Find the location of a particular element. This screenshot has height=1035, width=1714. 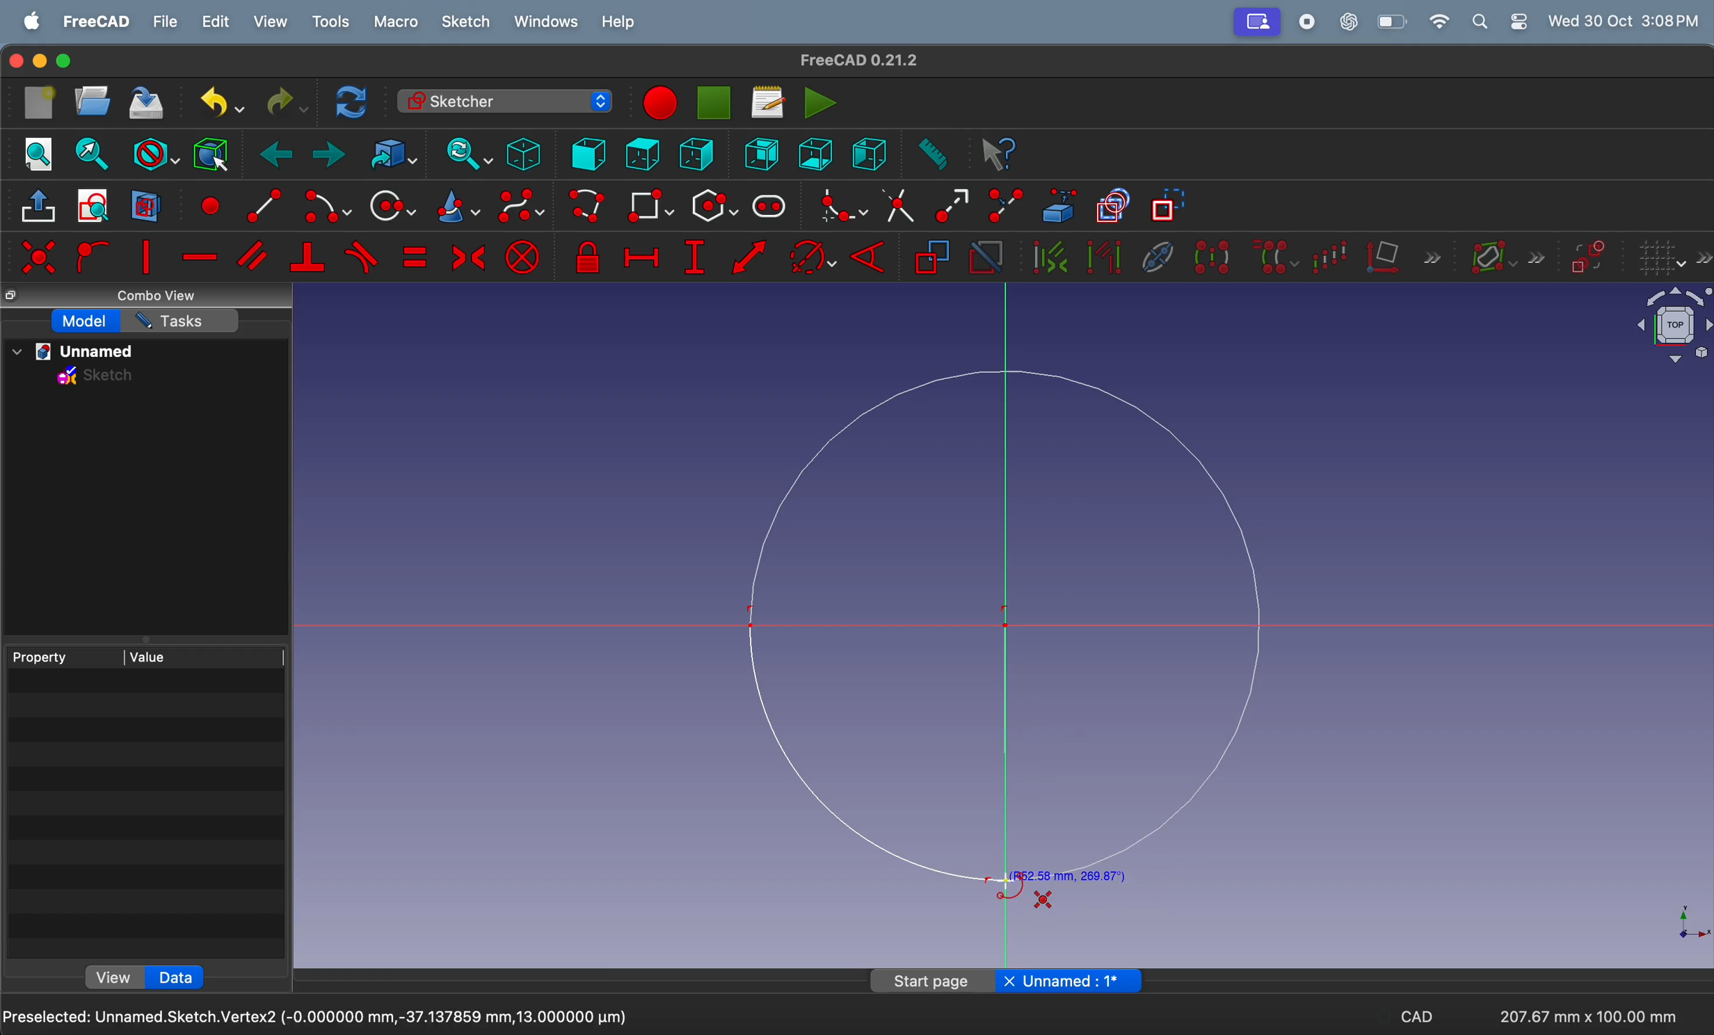

stop marco is located at coordinates (658, 103).